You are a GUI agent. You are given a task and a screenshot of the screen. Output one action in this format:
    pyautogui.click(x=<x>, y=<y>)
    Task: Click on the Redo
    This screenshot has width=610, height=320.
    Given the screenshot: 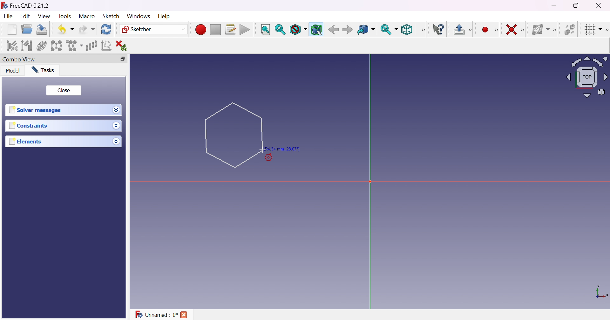 What is the action you would take?
    pyautogui.click(x=87, y=29)
    